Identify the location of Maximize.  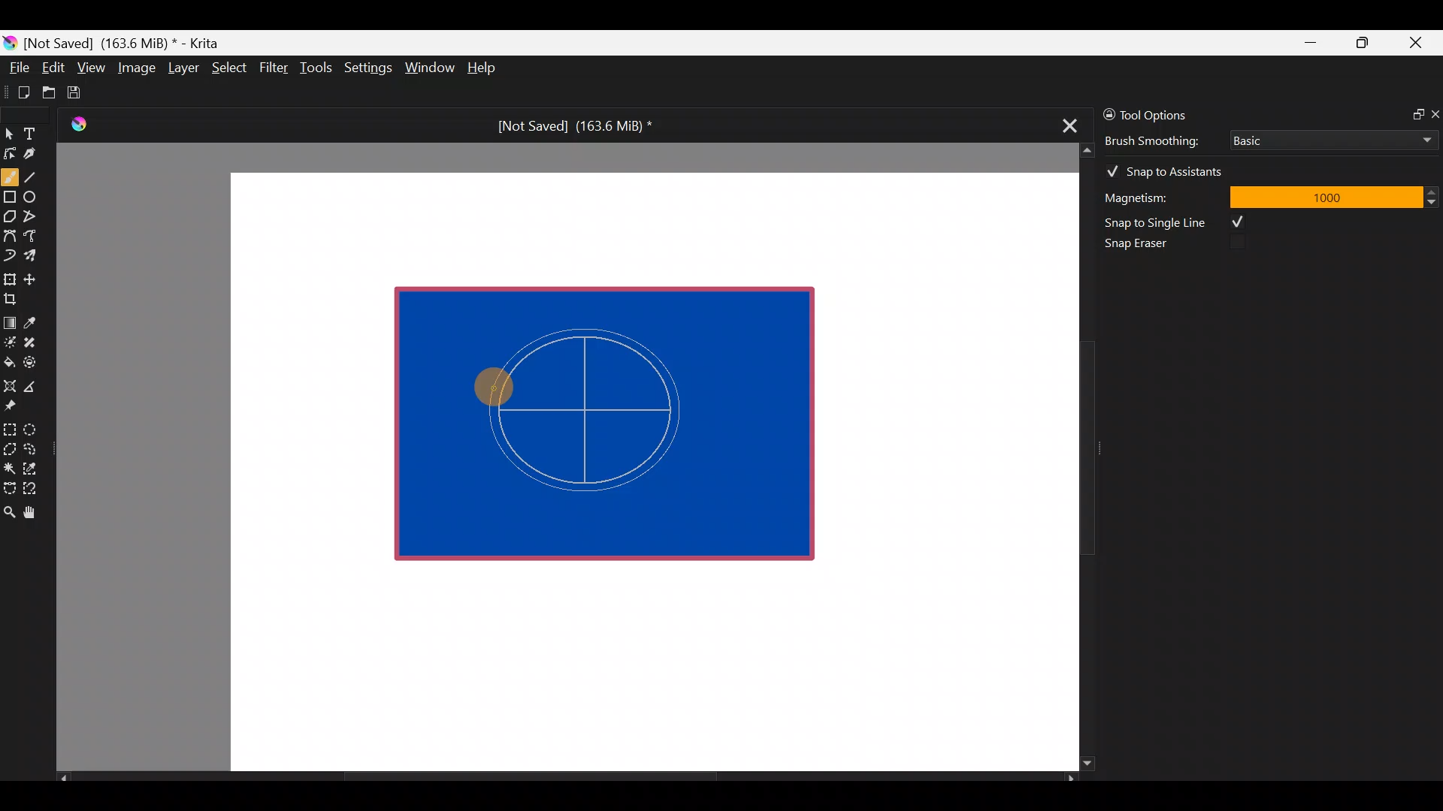
(1362, 42).